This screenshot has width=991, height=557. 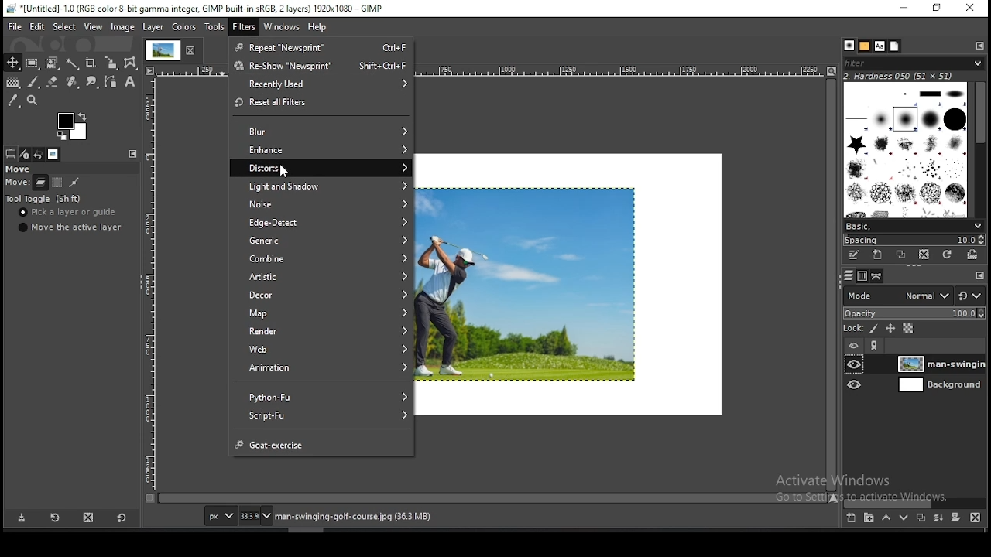 I want to click on images, so click(x=51, y=154).